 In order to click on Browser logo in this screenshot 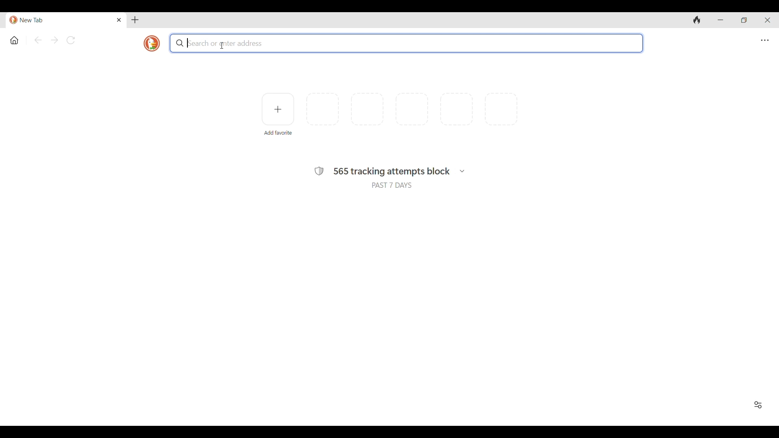, I will do `click(152, 43)`.